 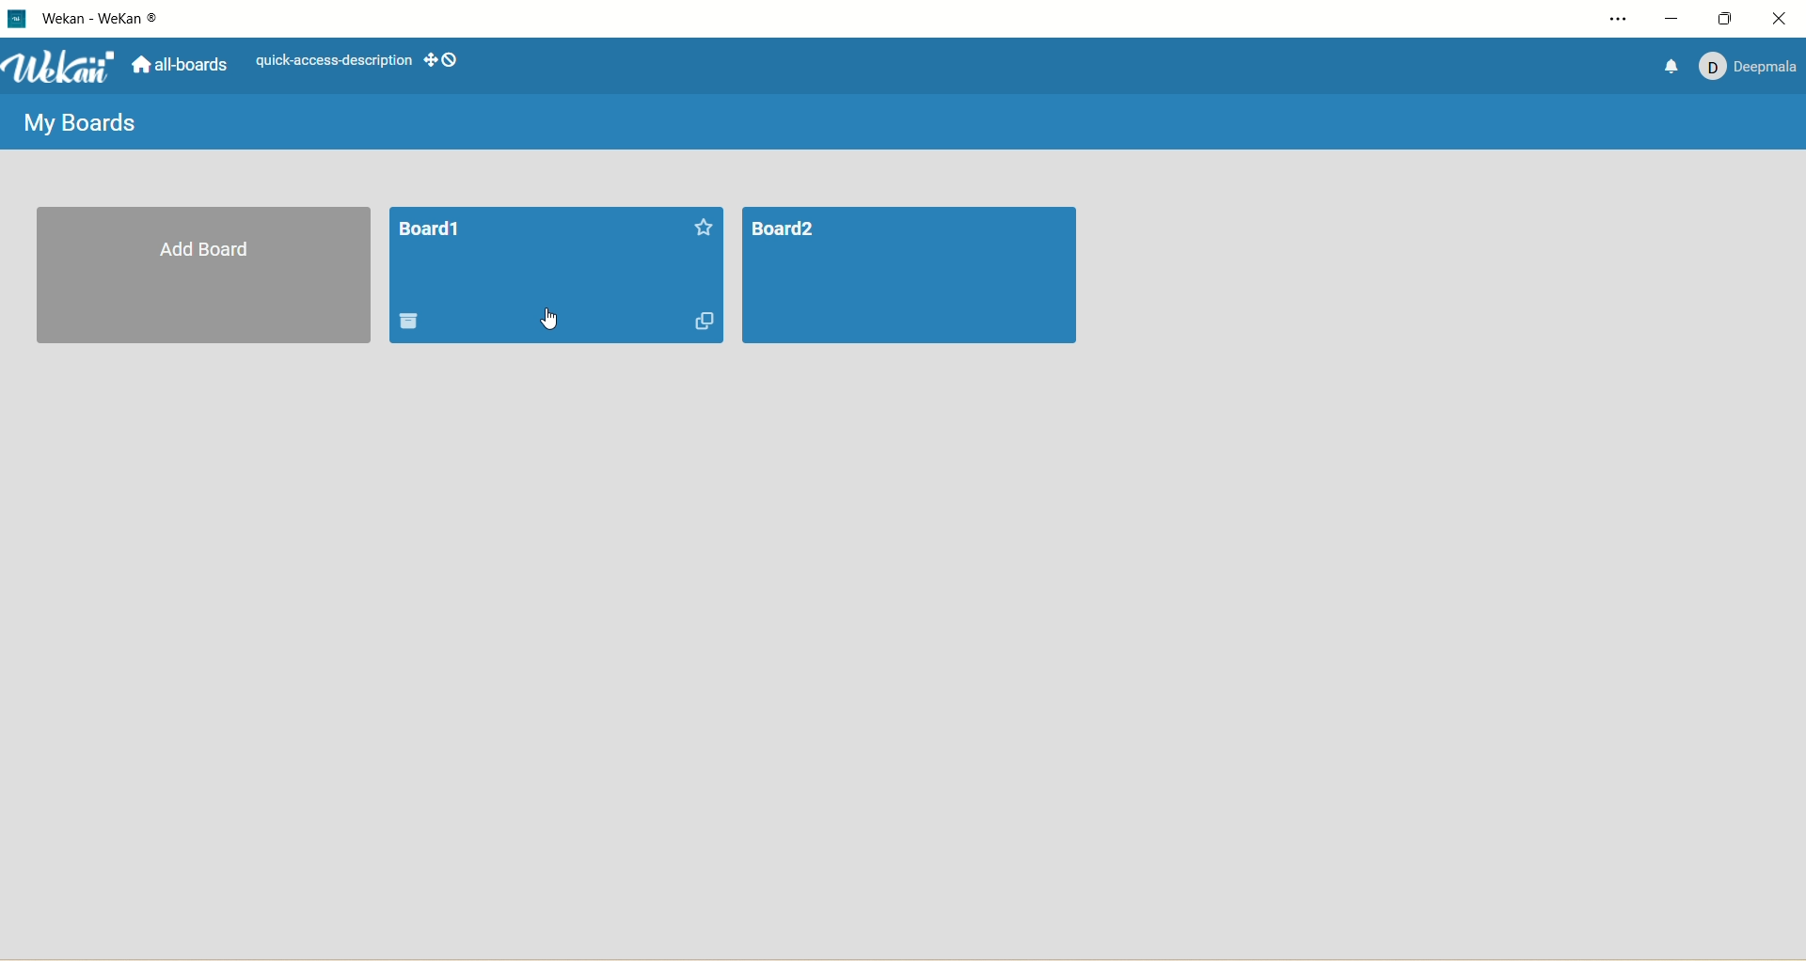 What do you see at coordinates (426, 57) in the screenshot?
I see `show-desktop-drag-handles` at bounding box center [426, 57].